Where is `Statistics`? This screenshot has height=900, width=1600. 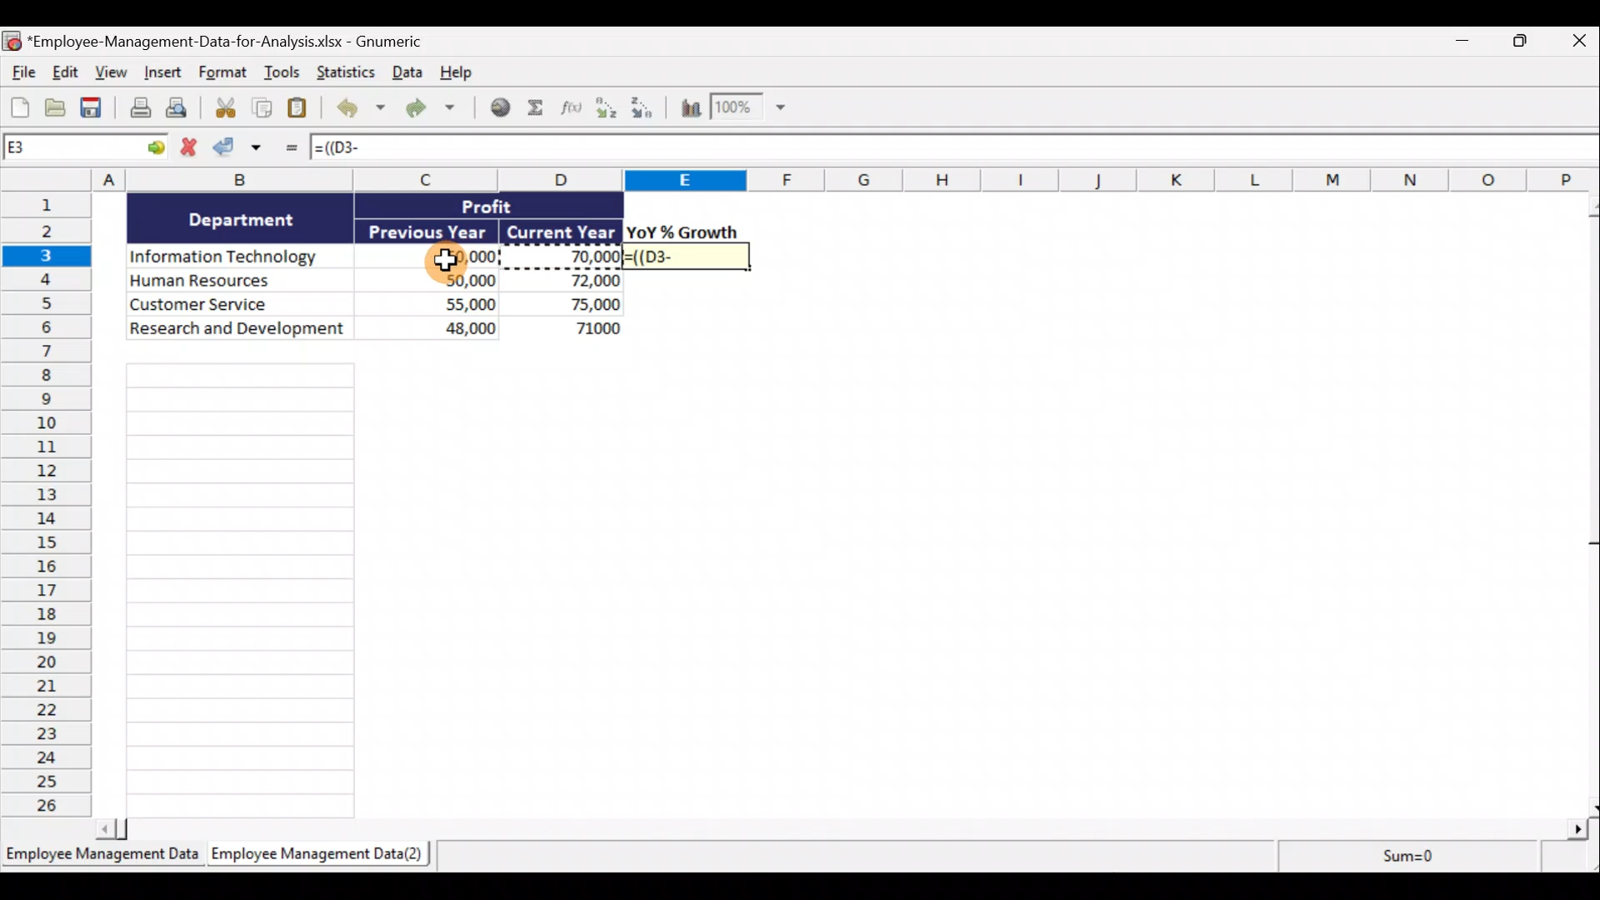
Statistics is located at coordinates (343, 72).